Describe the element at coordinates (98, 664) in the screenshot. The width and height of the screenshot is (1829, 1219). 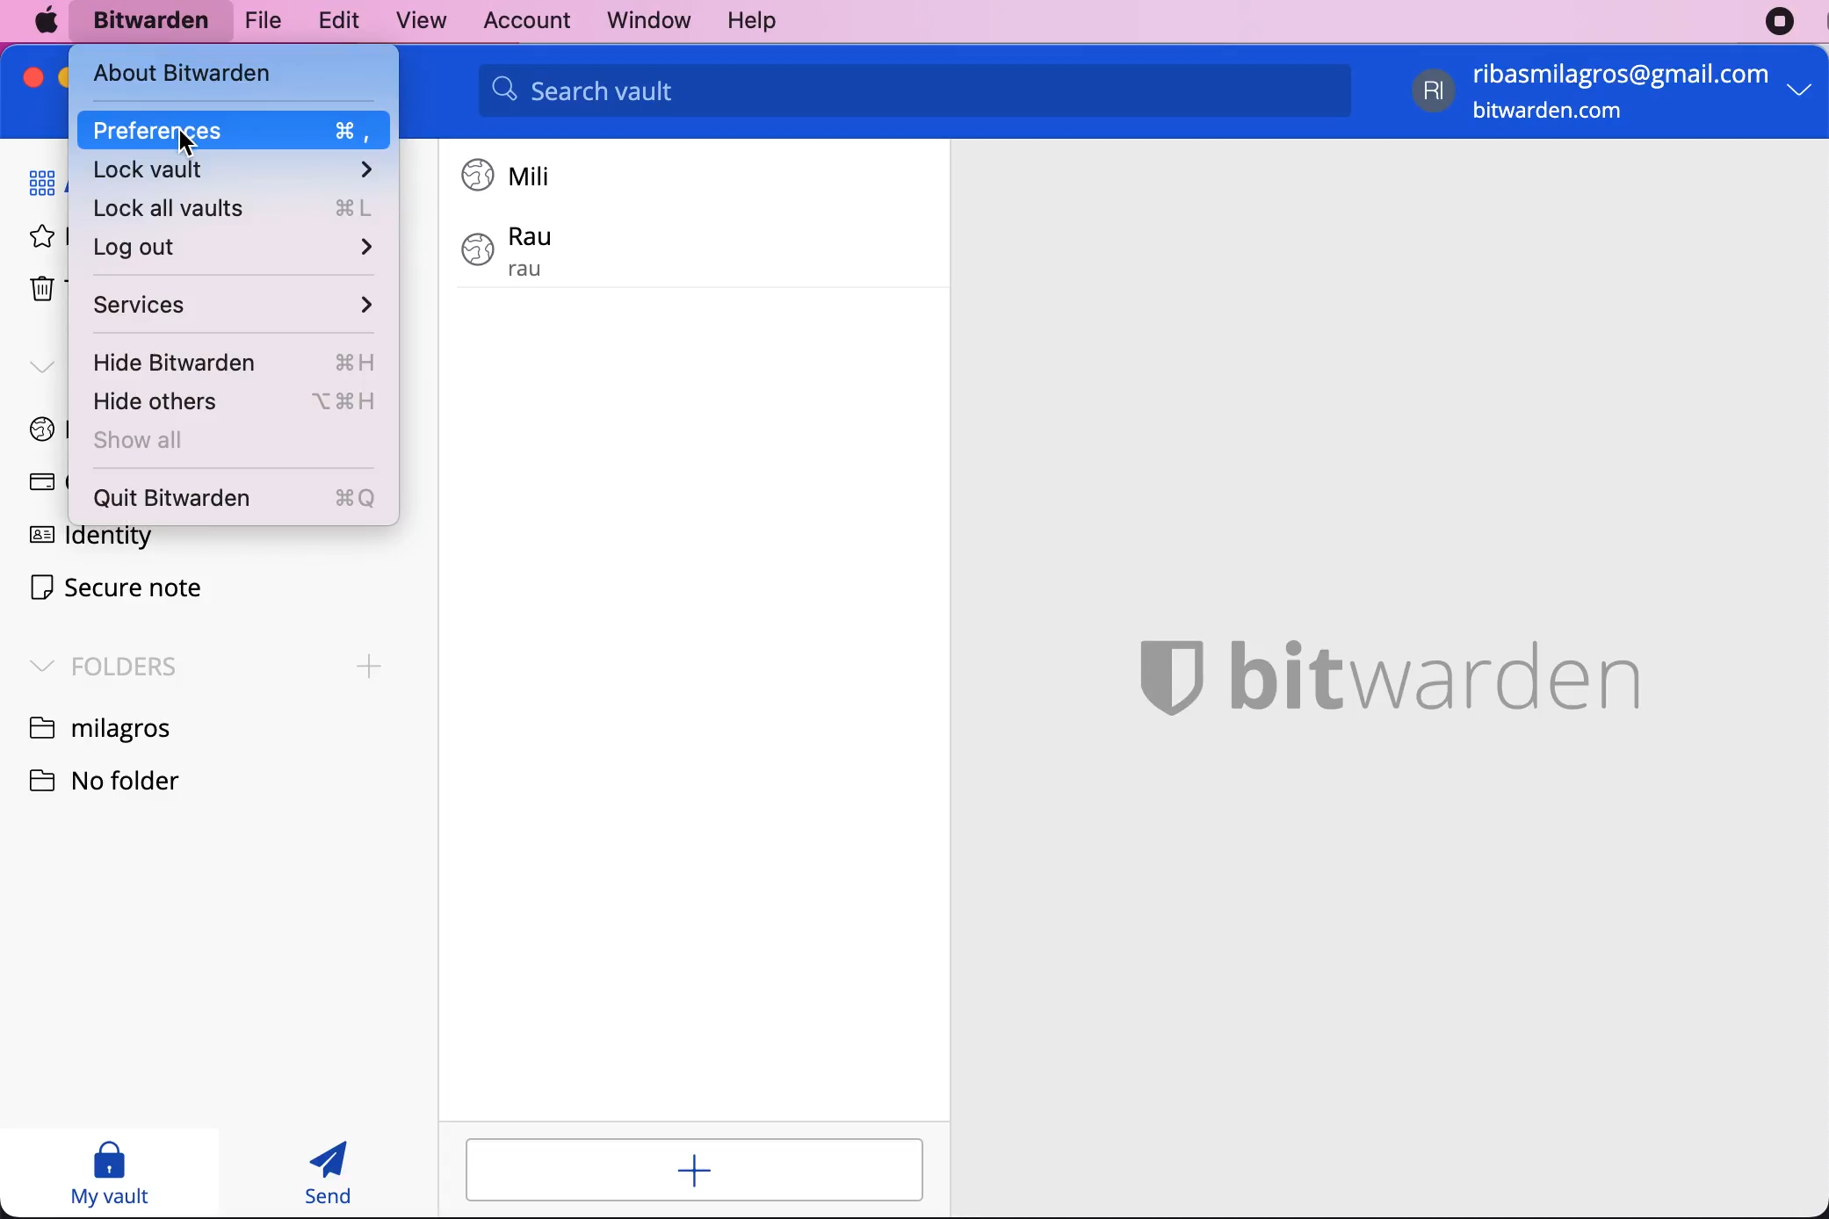
I see `folders` at that location.